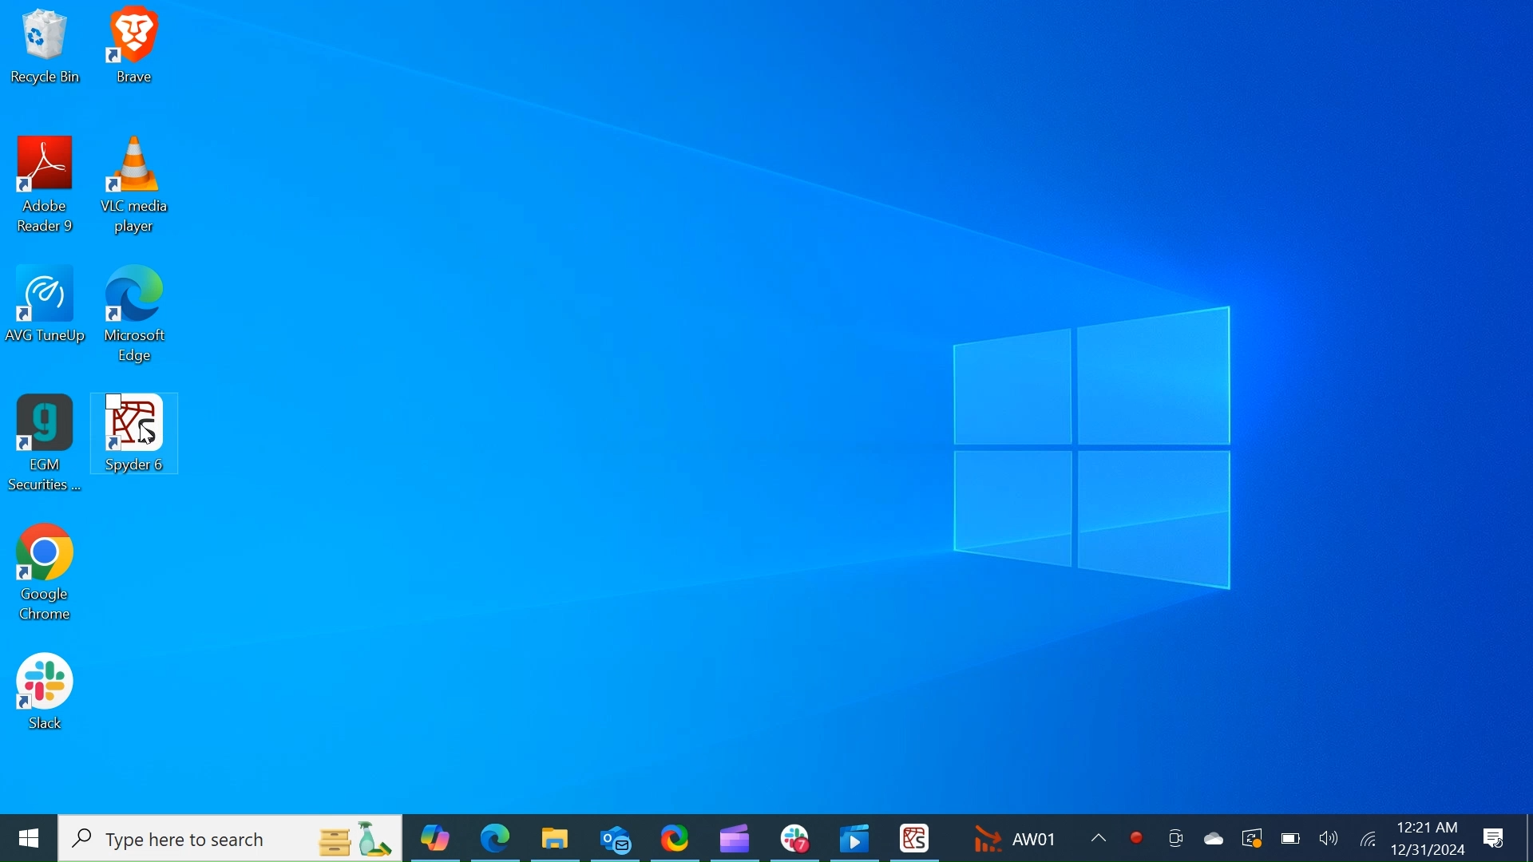 This screenshot has width=1533, height=862. What do you see at coordinates (794, 836) in the screenshot?
I see `Slack Desktop Icon` at bounding box center [794, 836].